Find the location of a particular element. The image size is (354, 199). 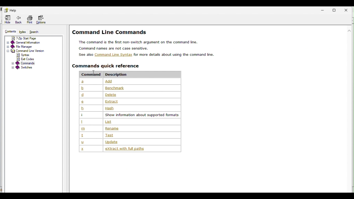

description is located at coordinates (109, 122).